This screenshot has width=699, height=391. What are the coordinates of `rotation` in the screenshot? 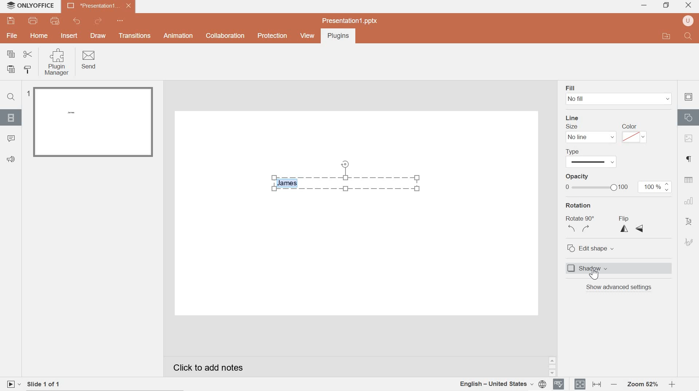 It's located at (578, 205).